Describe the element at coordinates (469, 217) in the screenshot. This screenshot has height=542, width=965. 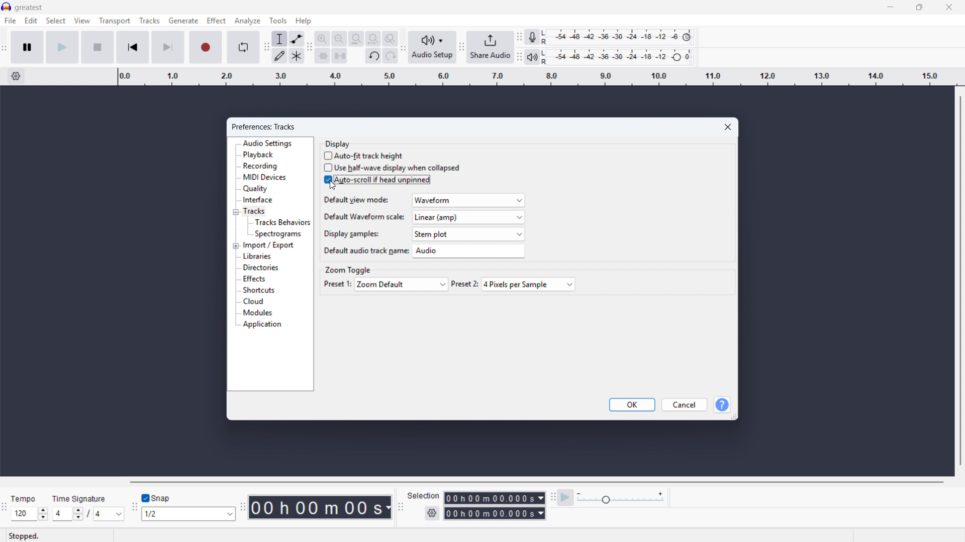
I see `Default waveform scale ` at that location.